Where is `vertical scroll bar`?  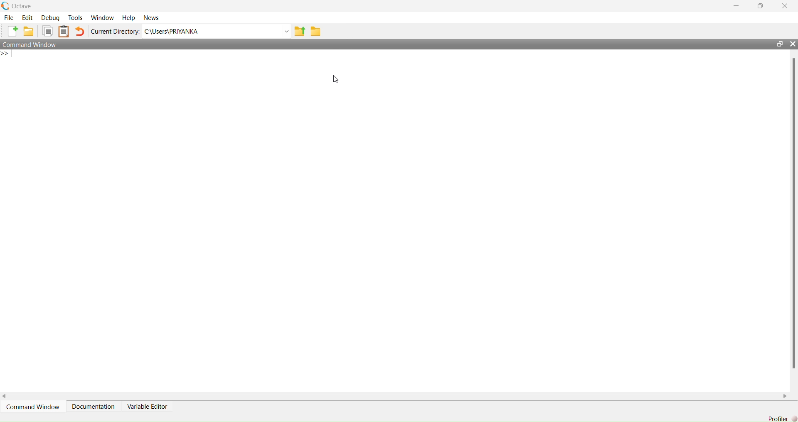
vertical scroll bar is located at coordinates (794, 220).